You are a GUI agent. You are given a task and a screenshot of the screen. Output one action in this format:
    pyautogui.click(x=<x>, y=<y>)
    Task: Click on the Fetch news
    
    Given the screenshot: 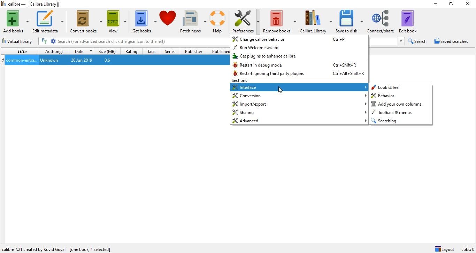 What is the action you would take?
    pyautogui.click(x=193, y=20)
    